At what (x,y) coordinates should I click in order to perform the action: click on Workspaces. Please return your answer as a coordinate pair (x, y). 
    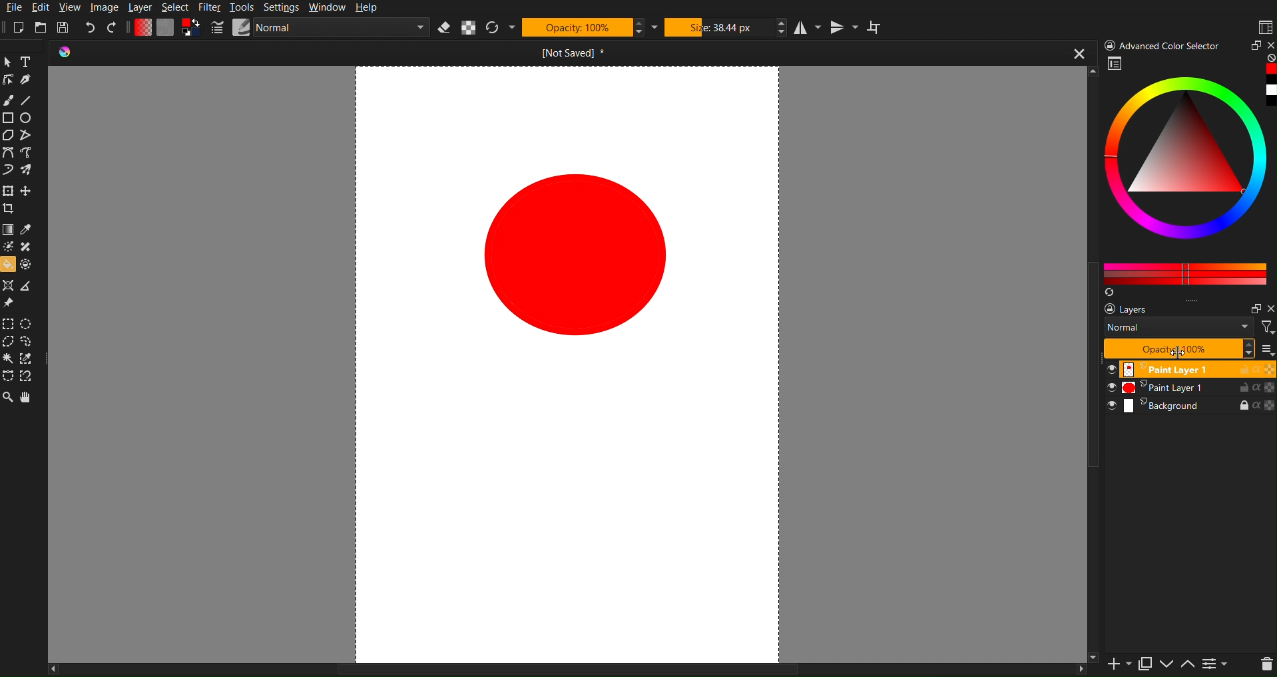
    Looking at the image, I should click on (1264, 26).